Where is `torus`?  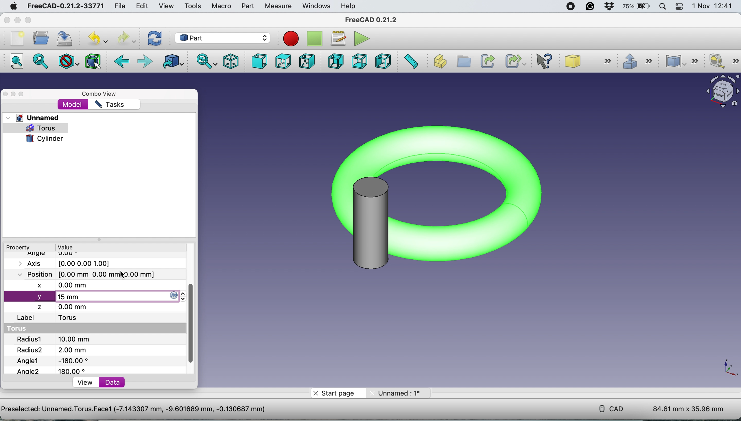
torus is located at coordinates (20, 329).